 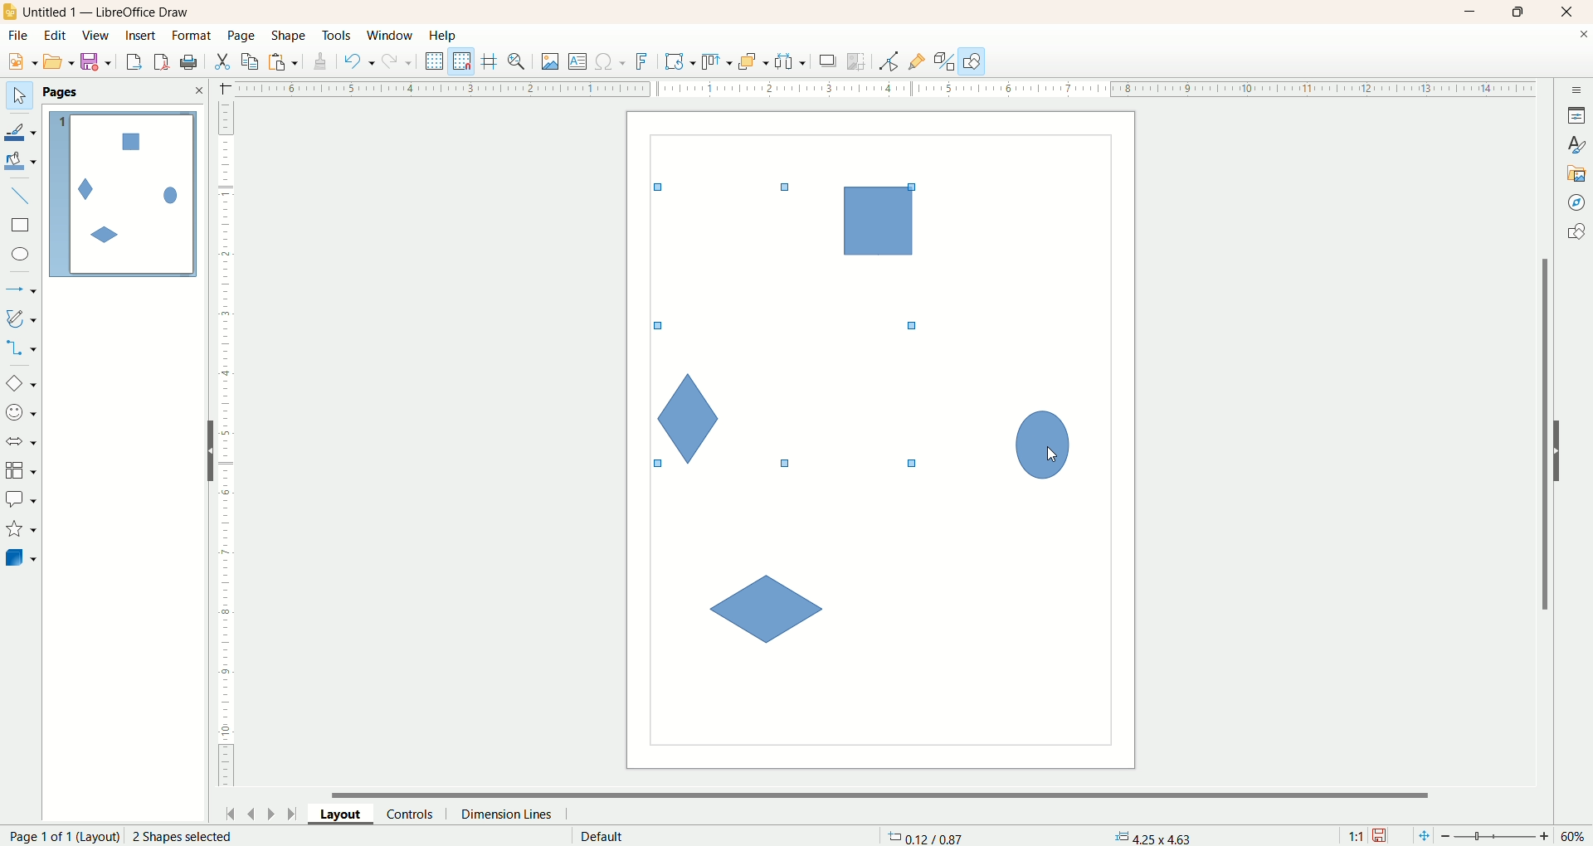 What do you see at coordinates (99, 62) in the screenshot?
I see `save` at bounding box center [99, 62].